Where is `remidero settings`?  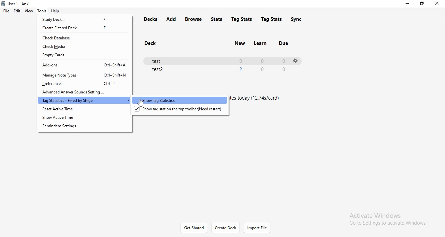
remidero settings is located at coordinates (87, 128).